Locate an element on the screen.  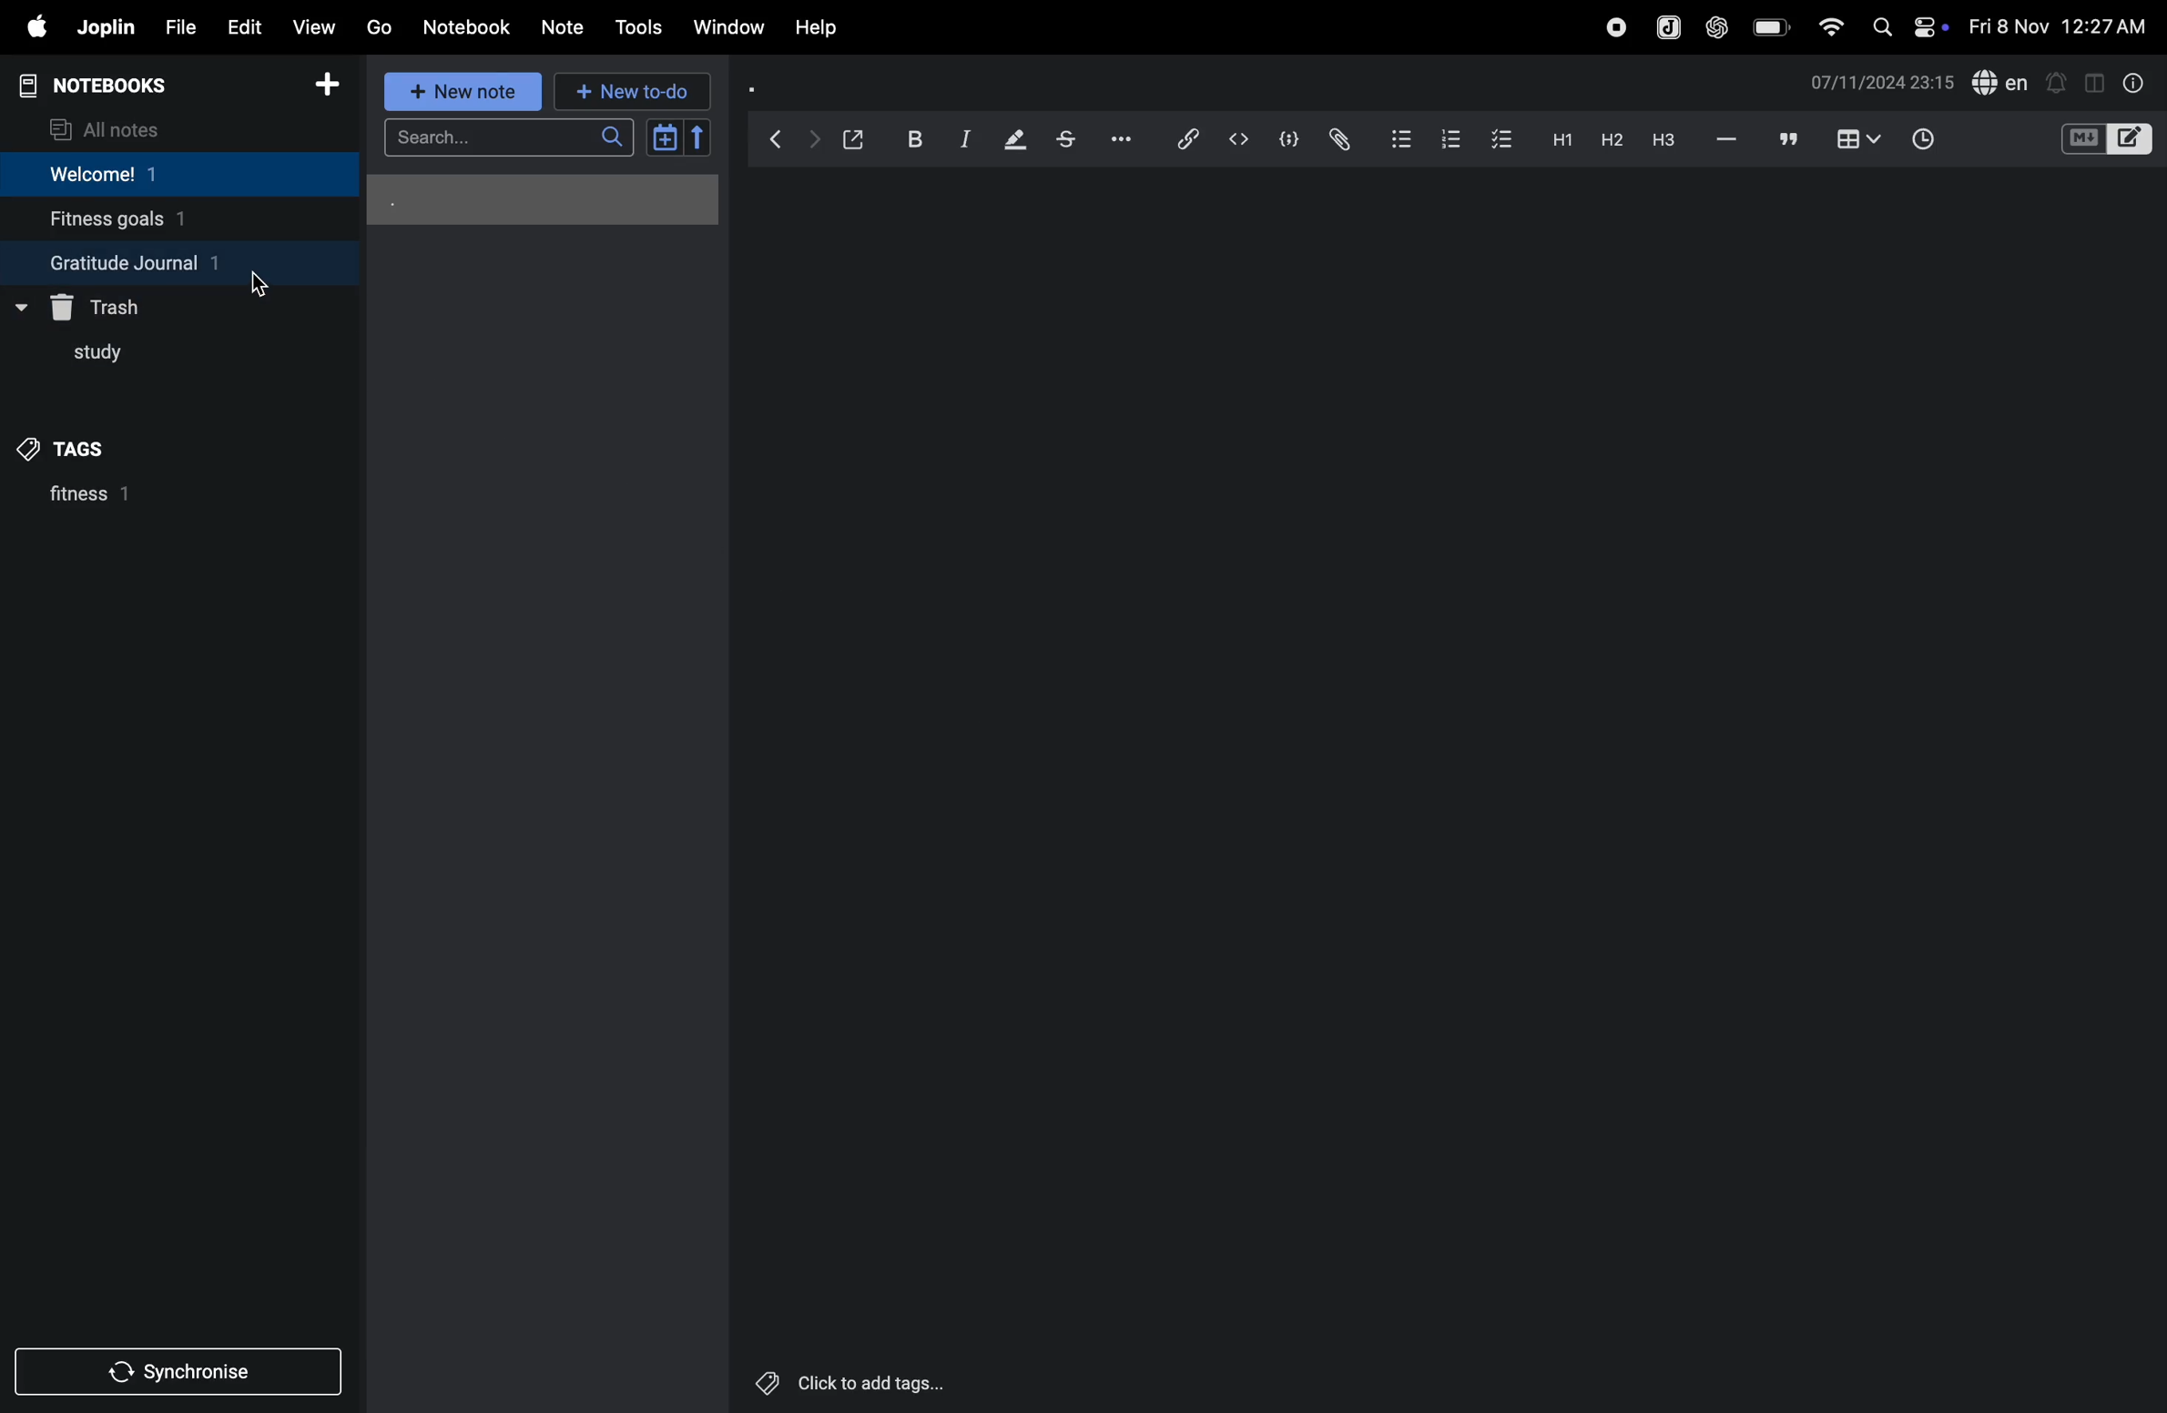
07/11/2024 23:15 is located at coordinates (1882, 83).